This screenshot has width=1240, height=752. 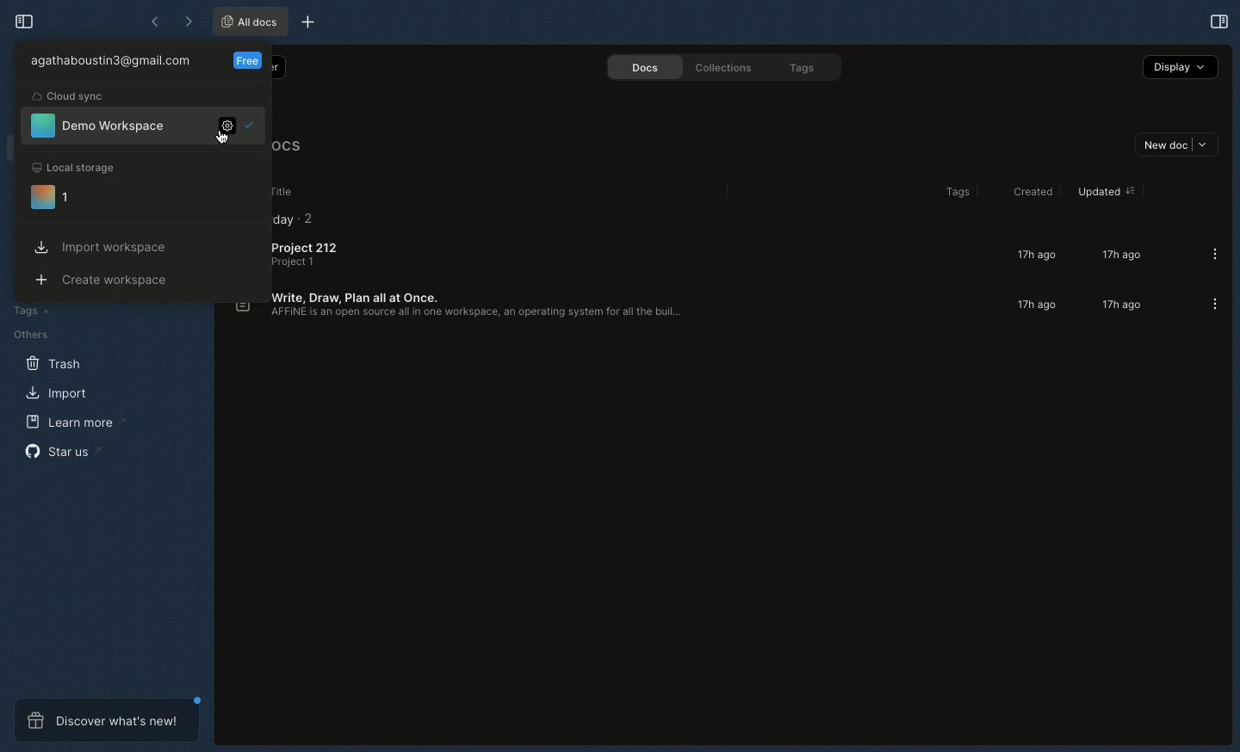 What do you see at coordinates (639, 68) in the screenshot?
I see `Docs` at bounding box center [639, 68].